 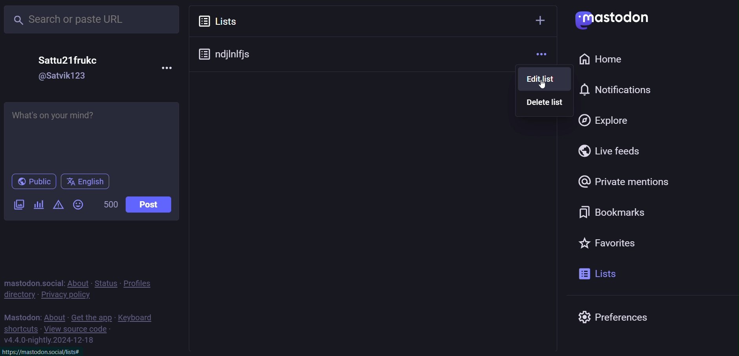 What do you see at coordinates (18, 294) in the screenshot?
I see `directory` at bounding box center [18, 294].